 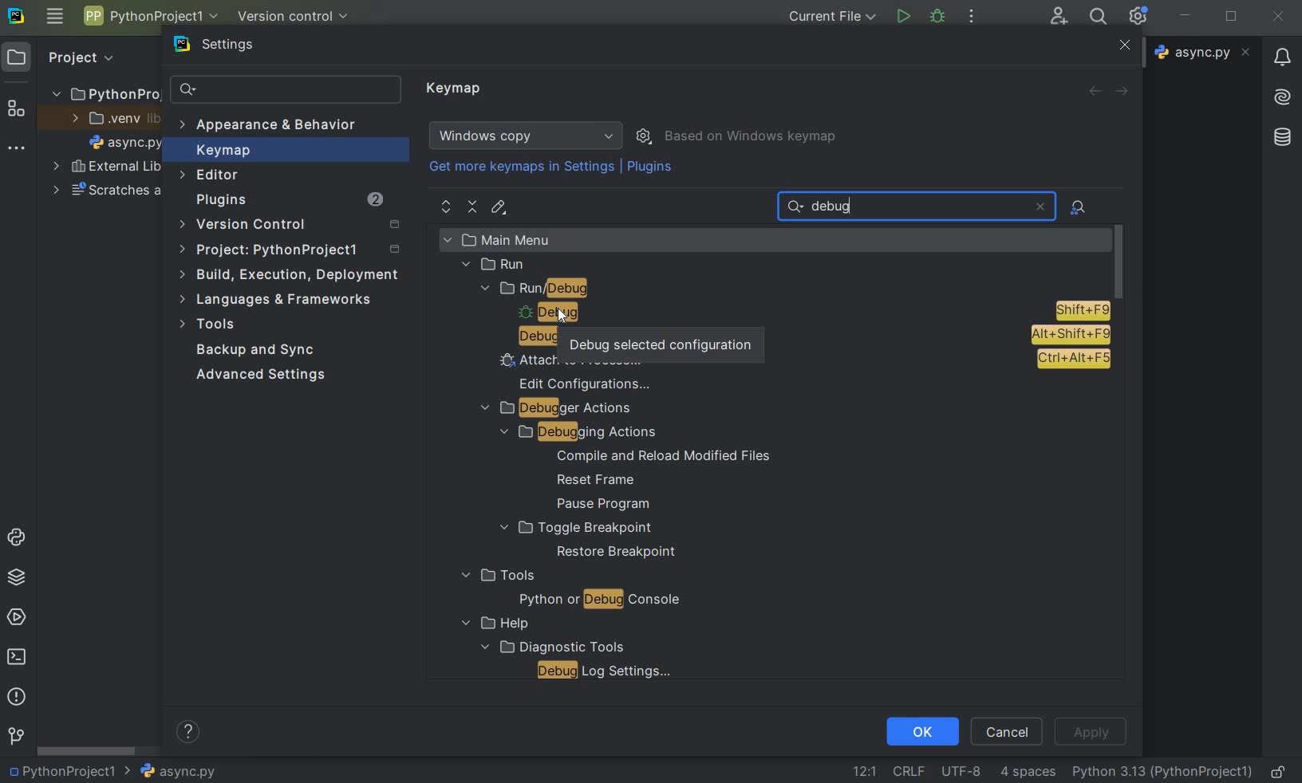 What do you see at coordinates (1071, 335) in the screenshot?
I see `AIt+Shift+F9` at bounding box center [1071, 335].